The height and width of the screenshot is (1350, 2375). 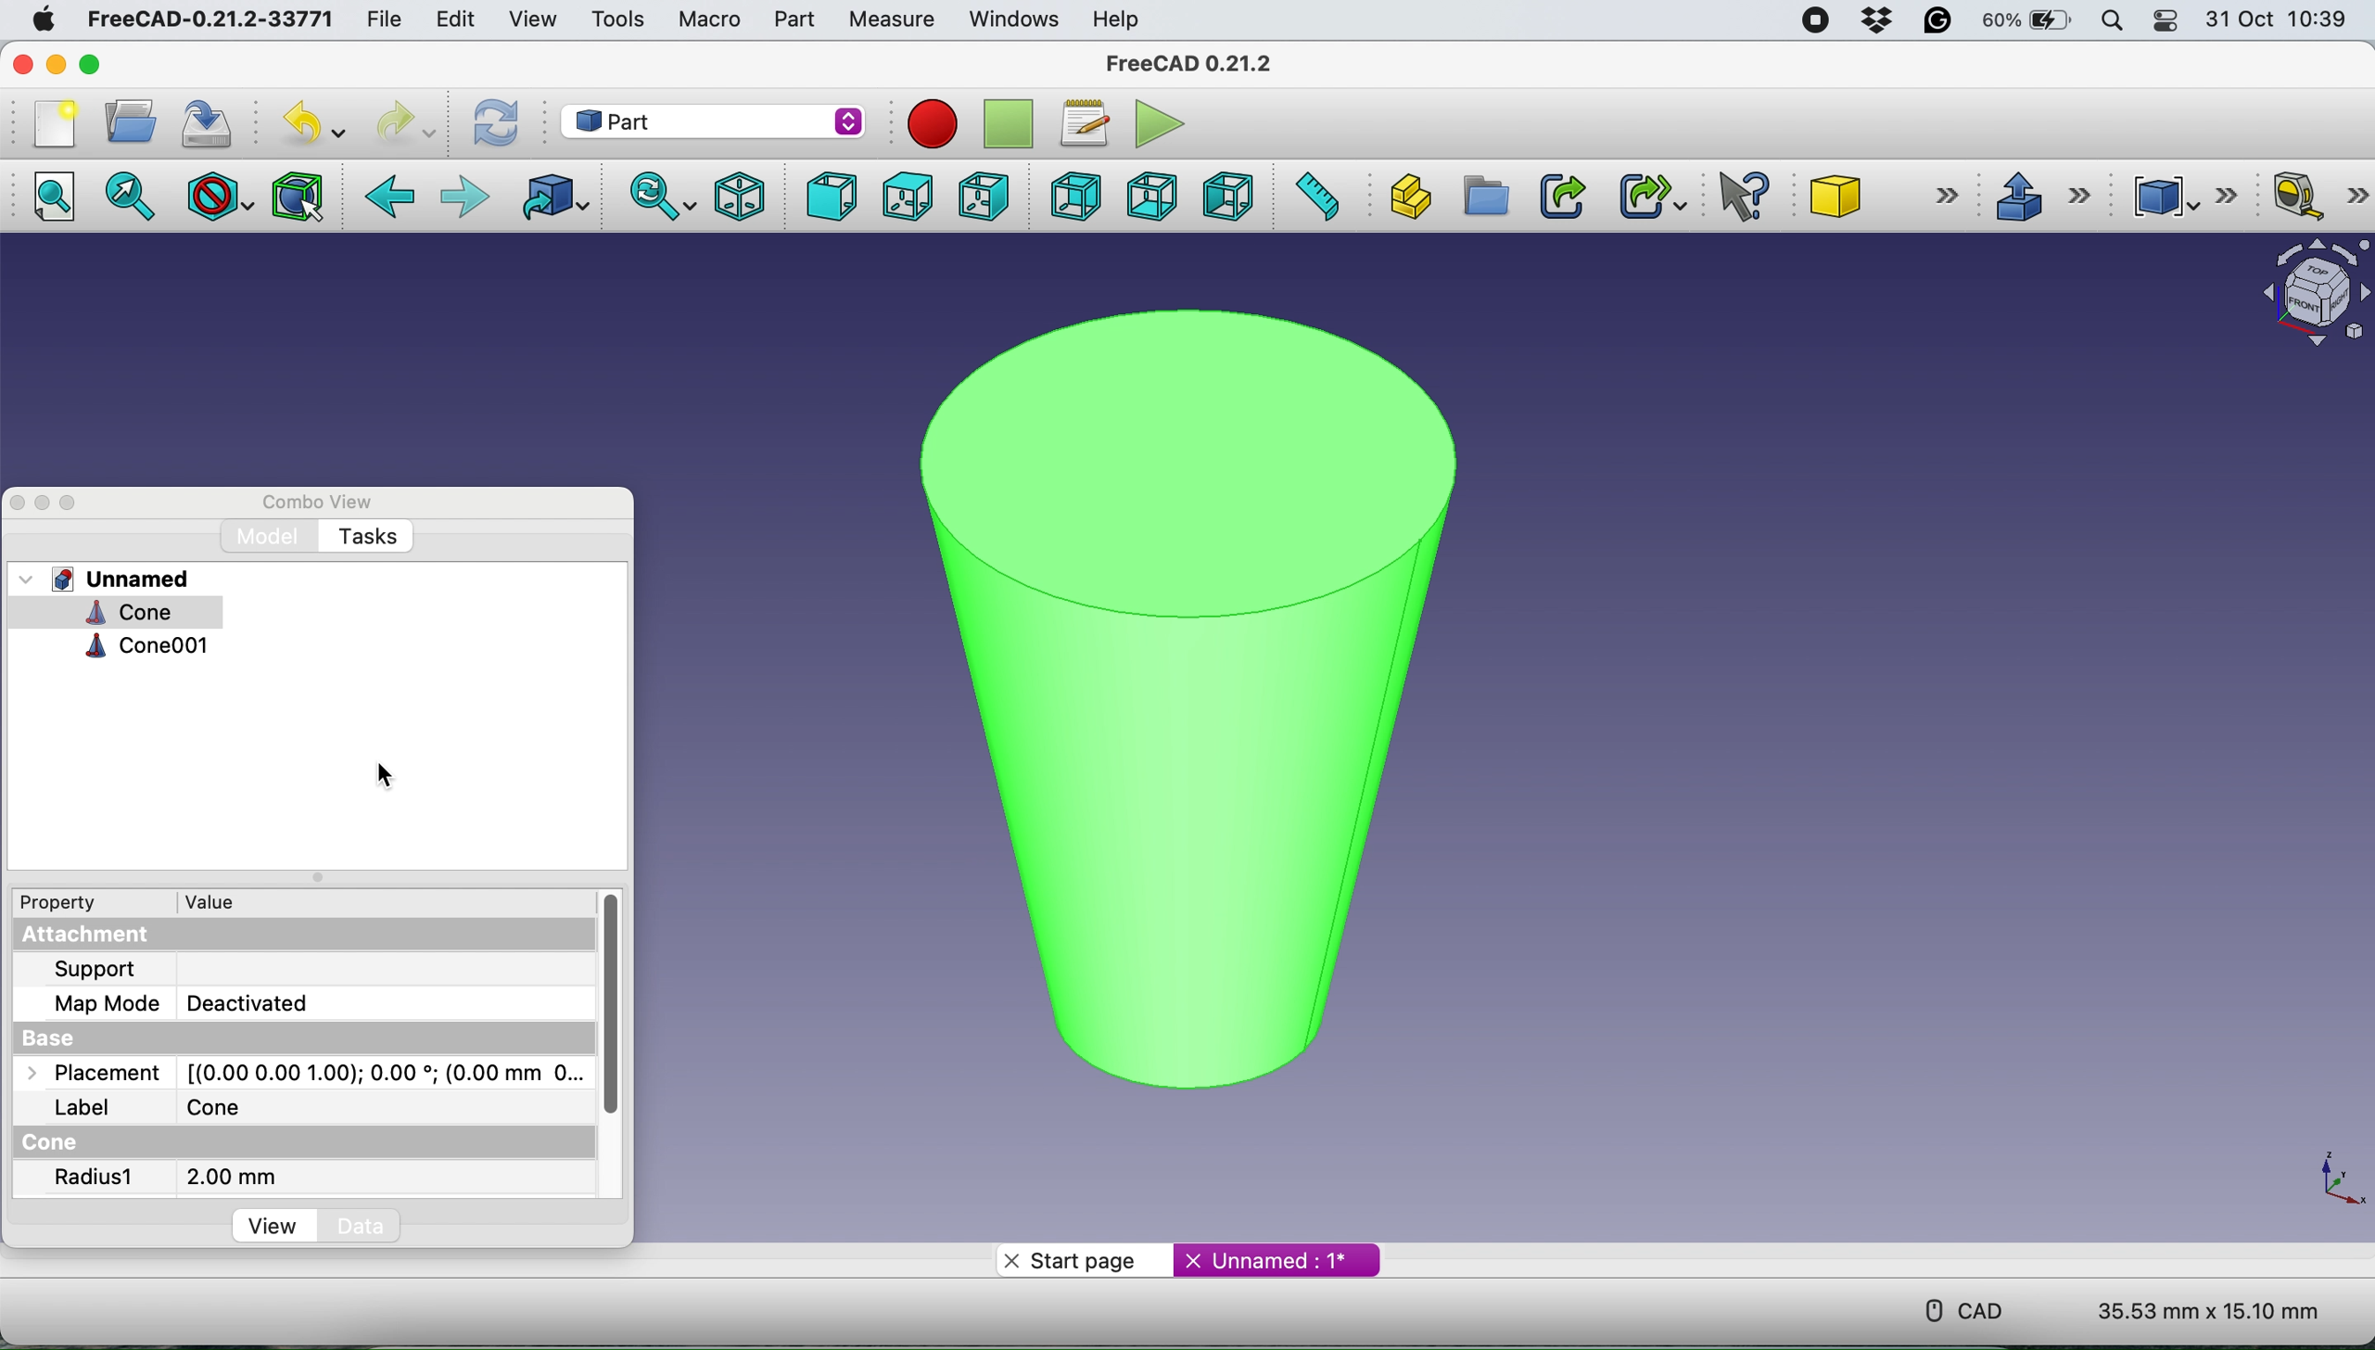 What do you see at coordinates (146, 648) in the screenshot?
I see `cone001` at bounding box center [146, 648].